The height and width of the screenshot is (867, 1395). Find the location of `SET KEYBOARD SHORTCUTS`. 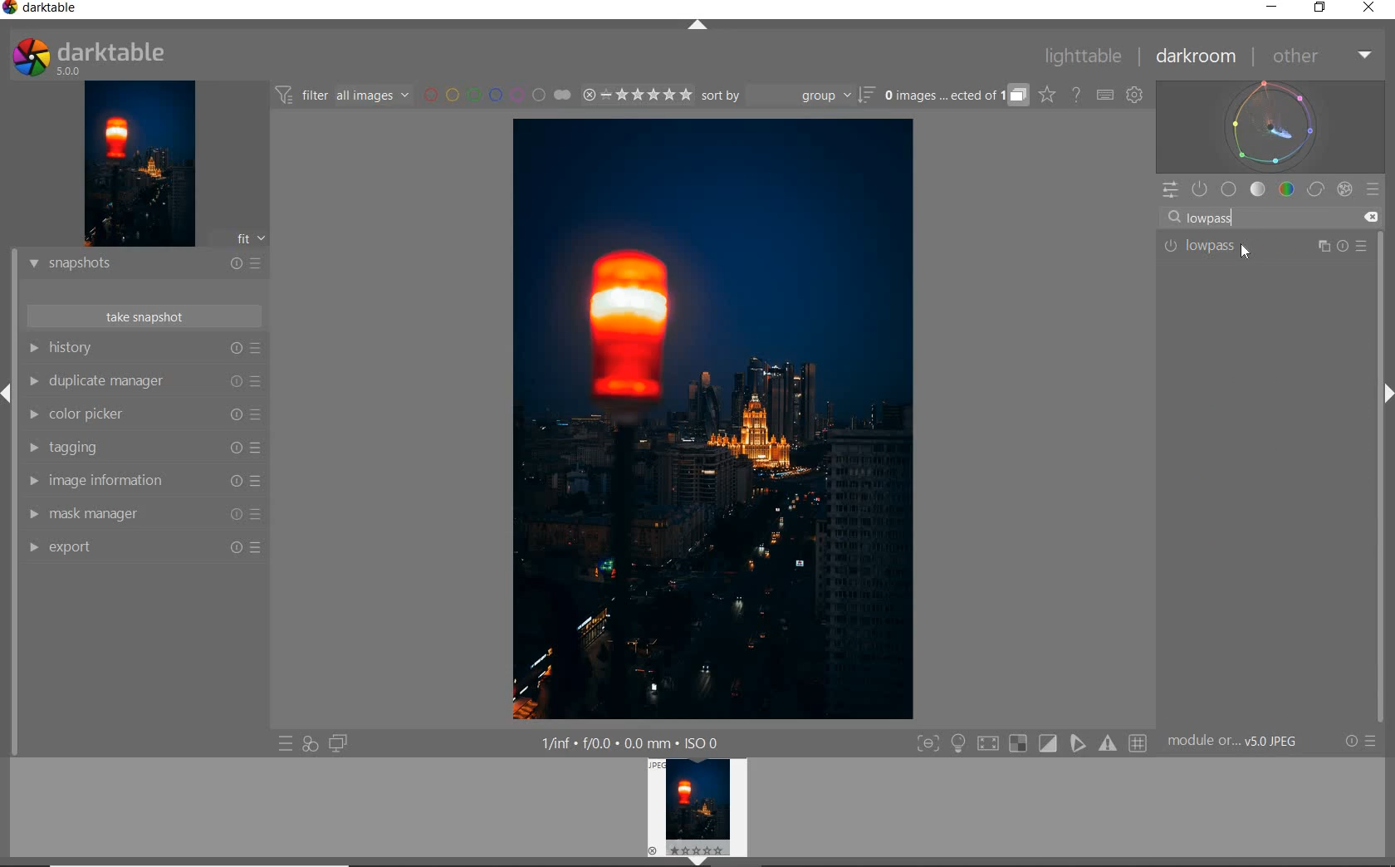

SET KEYBOARD SHORTCUTS is located at coordinates (1105, 95).